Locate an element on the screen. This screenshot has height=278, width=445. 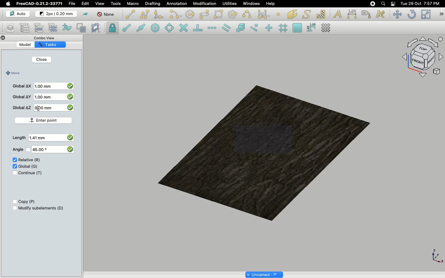
Text is located at coordinates (337, 15).